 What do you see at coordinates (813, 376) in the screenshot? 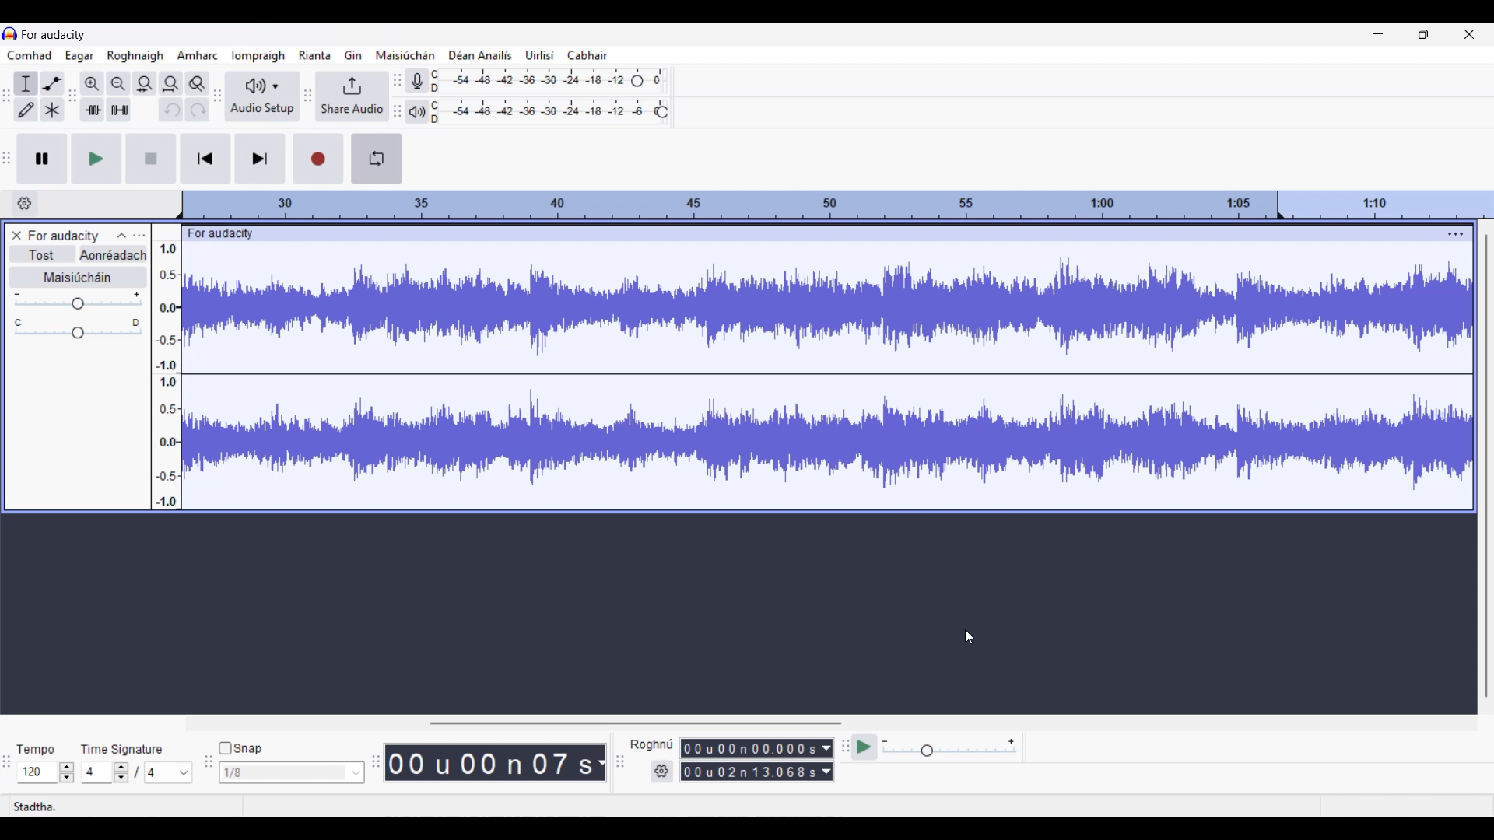
I see `Current track` at bounding box center [813, 376].